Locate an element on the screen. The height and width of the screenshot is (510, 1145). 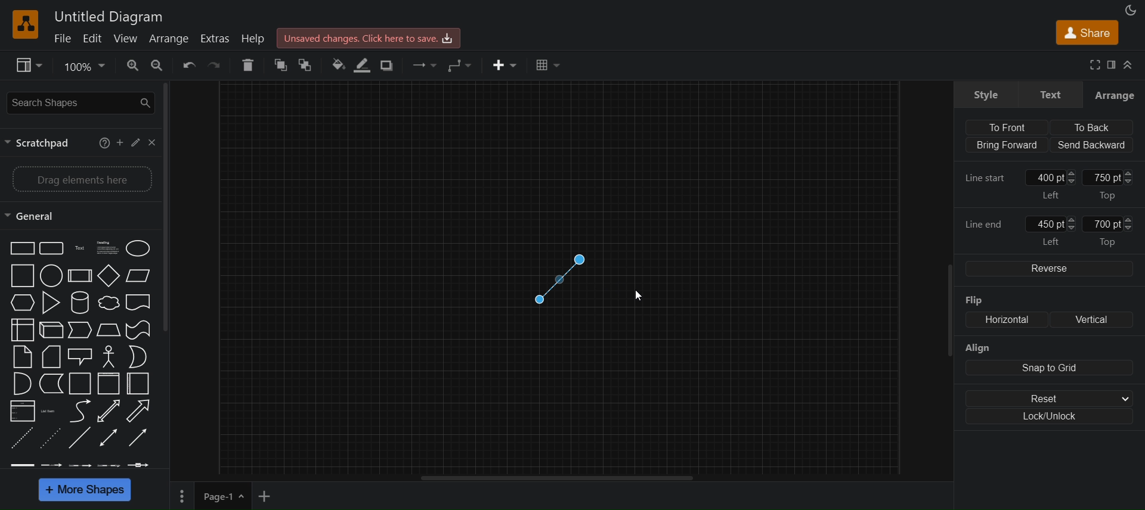
Logo is located at coordinates (27, 23).